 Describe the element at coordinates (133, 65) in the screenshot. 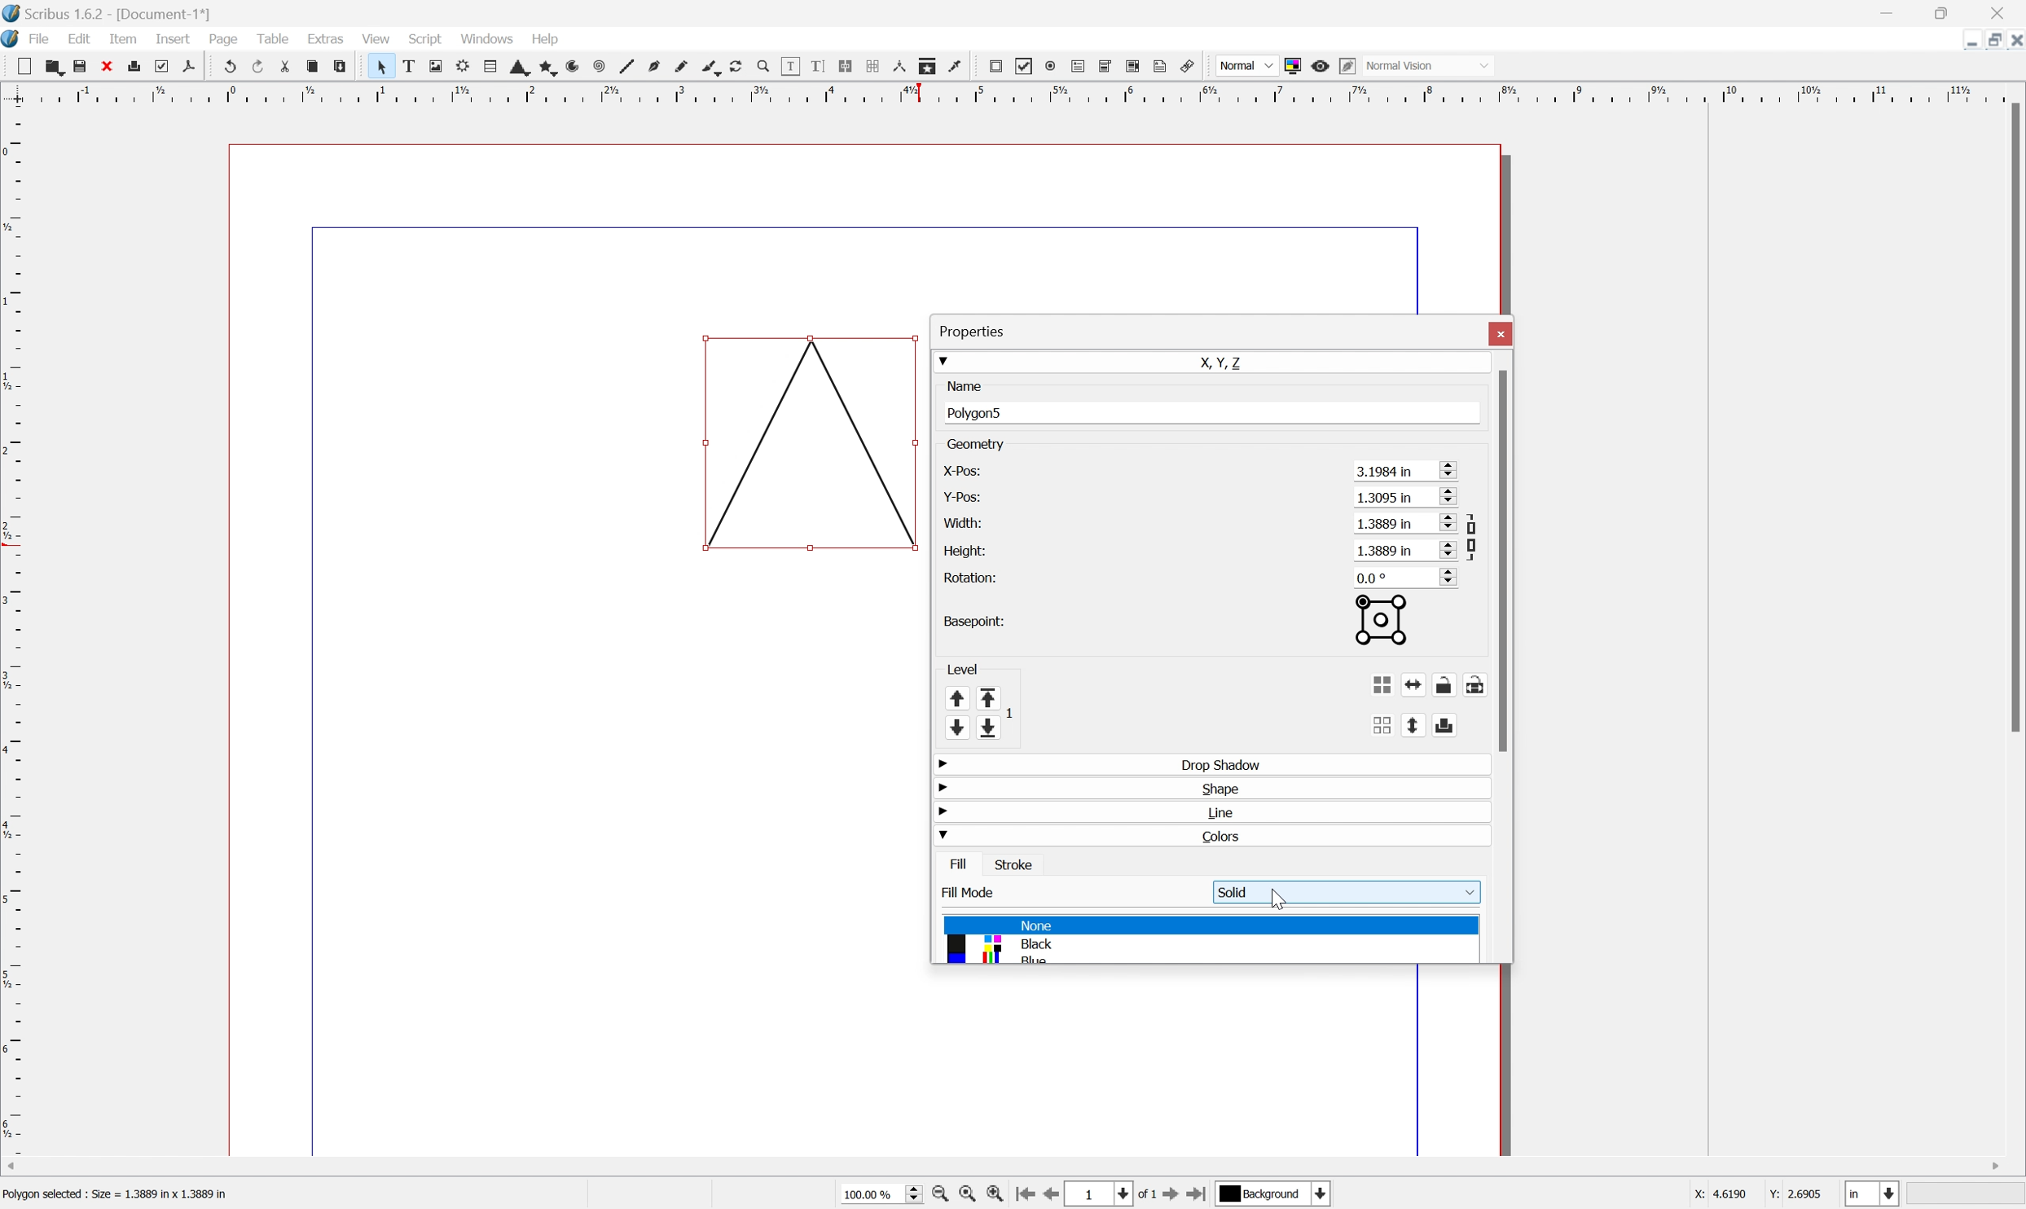

I see `Print` at that location.